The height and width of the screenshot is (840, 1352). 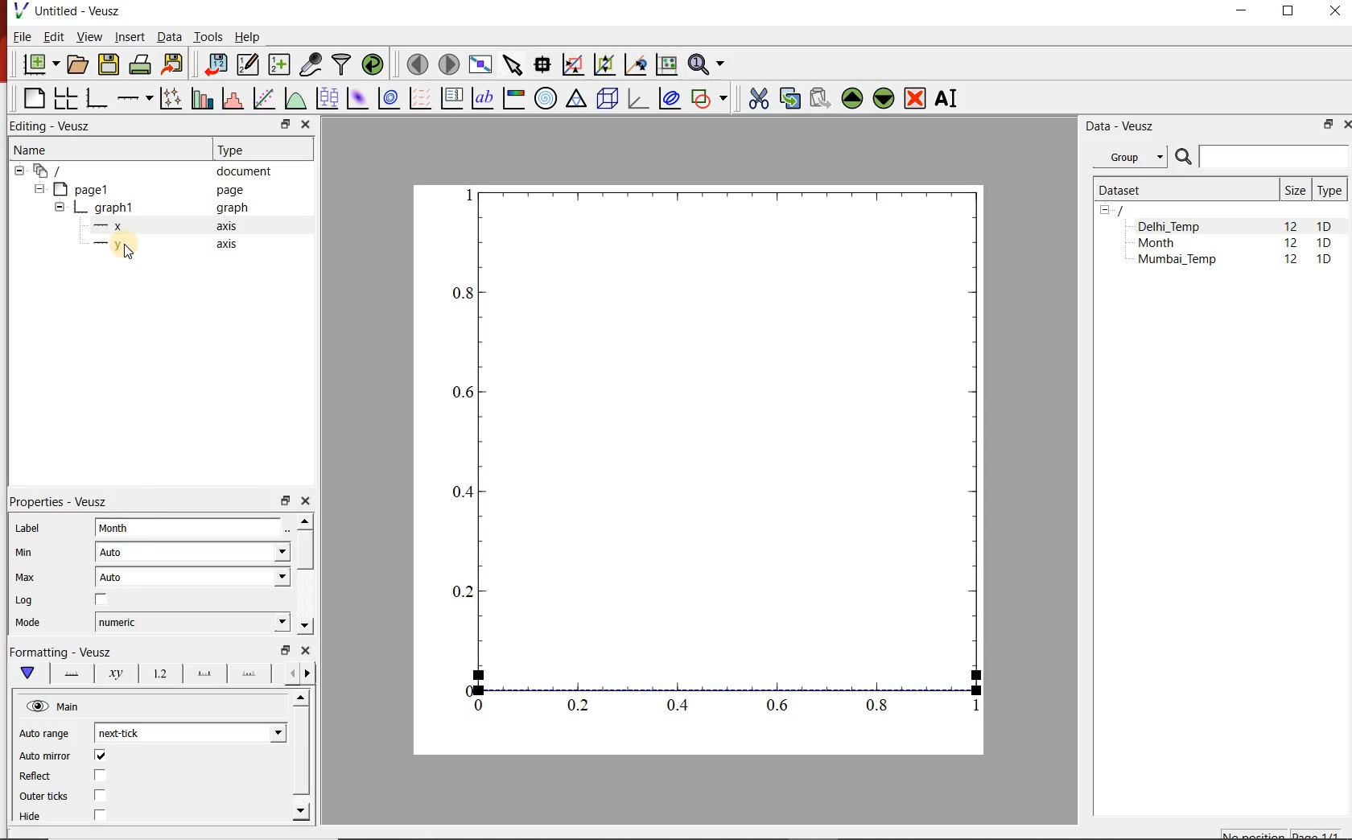 What do you see at coordinates (263, 98) in the screenshot?
I see `fit a function to data` at bounding box center [263, 98].